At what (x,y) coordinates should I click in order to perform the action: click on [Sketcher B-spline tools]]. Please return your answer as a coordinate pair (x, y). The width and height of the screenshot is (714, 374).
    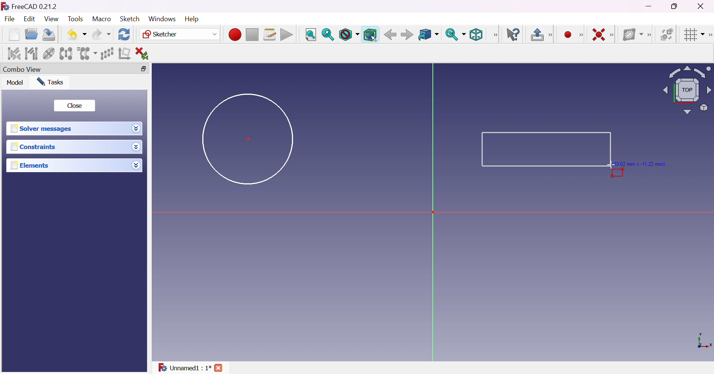
    Looking at the image, I should click on (651, 35).